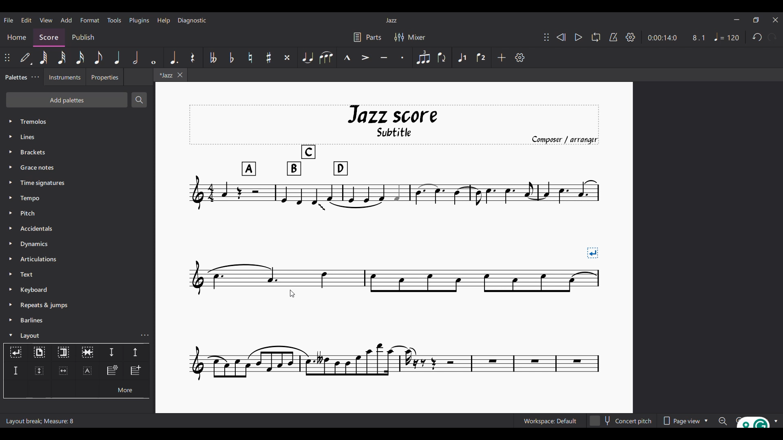 The height and width of the screenshot is (440, 783). Describe the element at coordinates (501, 57) in the screenshot. I see `Add` at that location.